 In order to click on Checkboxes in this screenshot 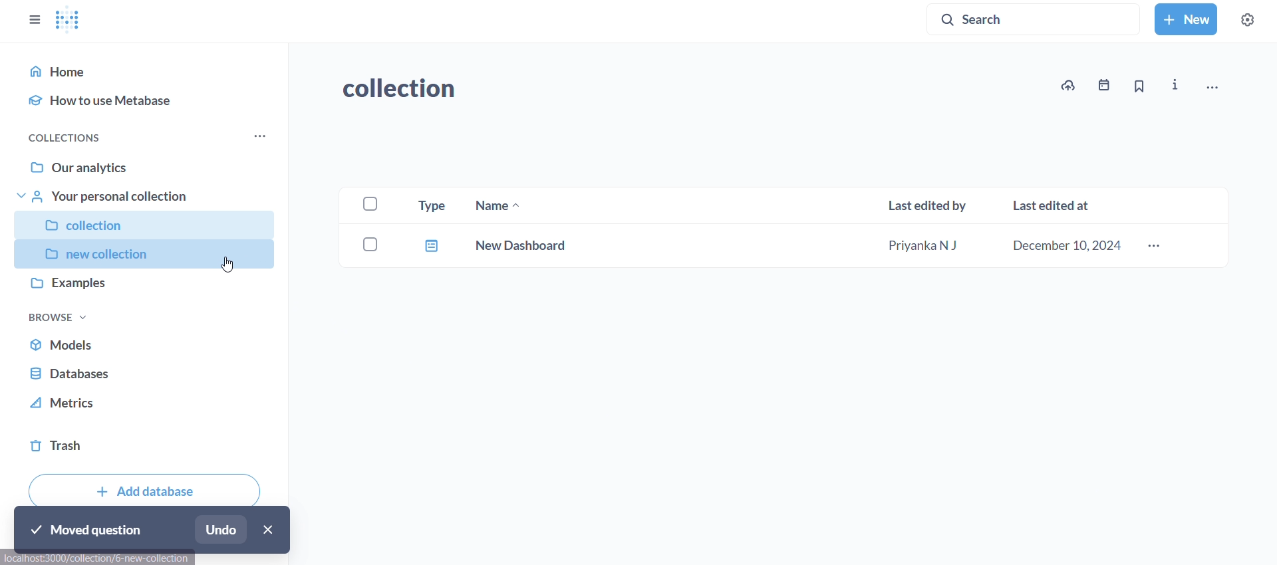, I will do `click(364, 204)`.